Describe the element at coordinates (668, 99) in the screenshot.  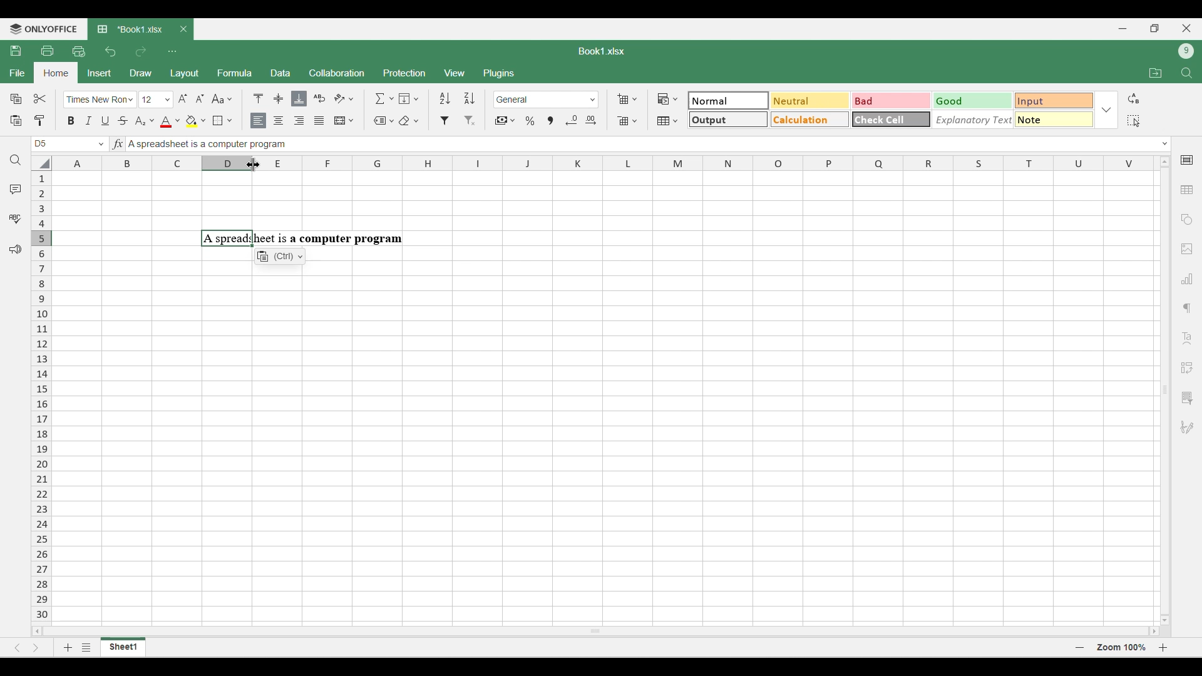
I see `Conditional formatting options` at that location.